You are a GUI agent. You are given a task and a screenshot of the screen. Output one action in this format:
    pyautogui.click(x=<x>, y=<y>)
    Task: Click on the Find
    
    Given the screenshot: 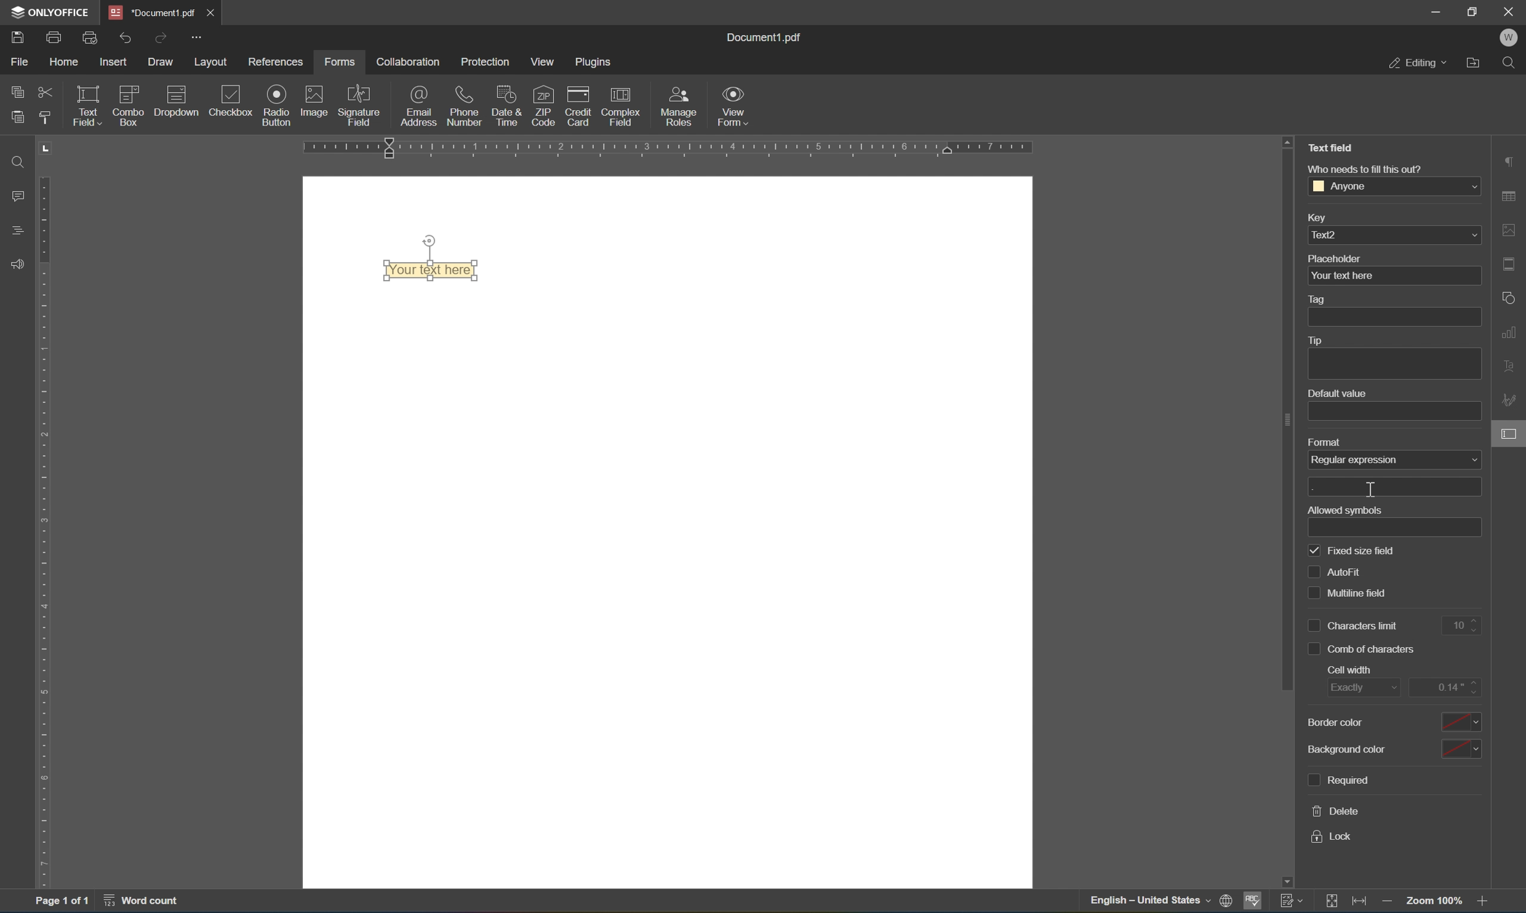 What is the action you would take?
    pyautogui.click(x=19, y=163)
    